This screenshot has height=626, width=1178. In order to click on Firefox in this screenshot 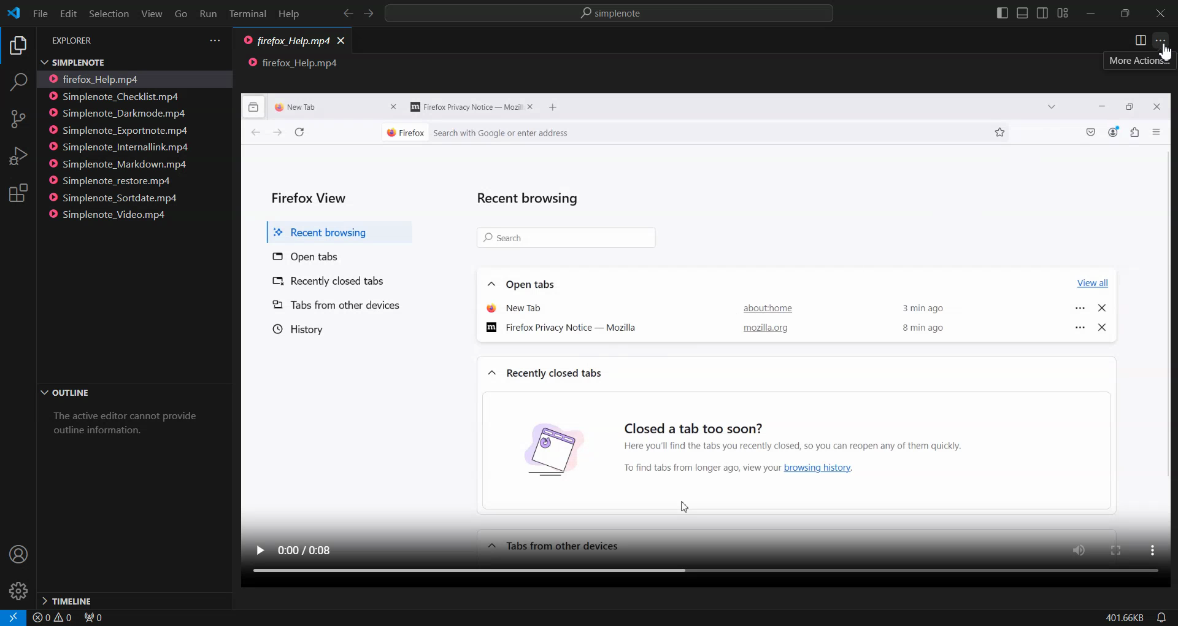, I will do `click(404, 131)`.